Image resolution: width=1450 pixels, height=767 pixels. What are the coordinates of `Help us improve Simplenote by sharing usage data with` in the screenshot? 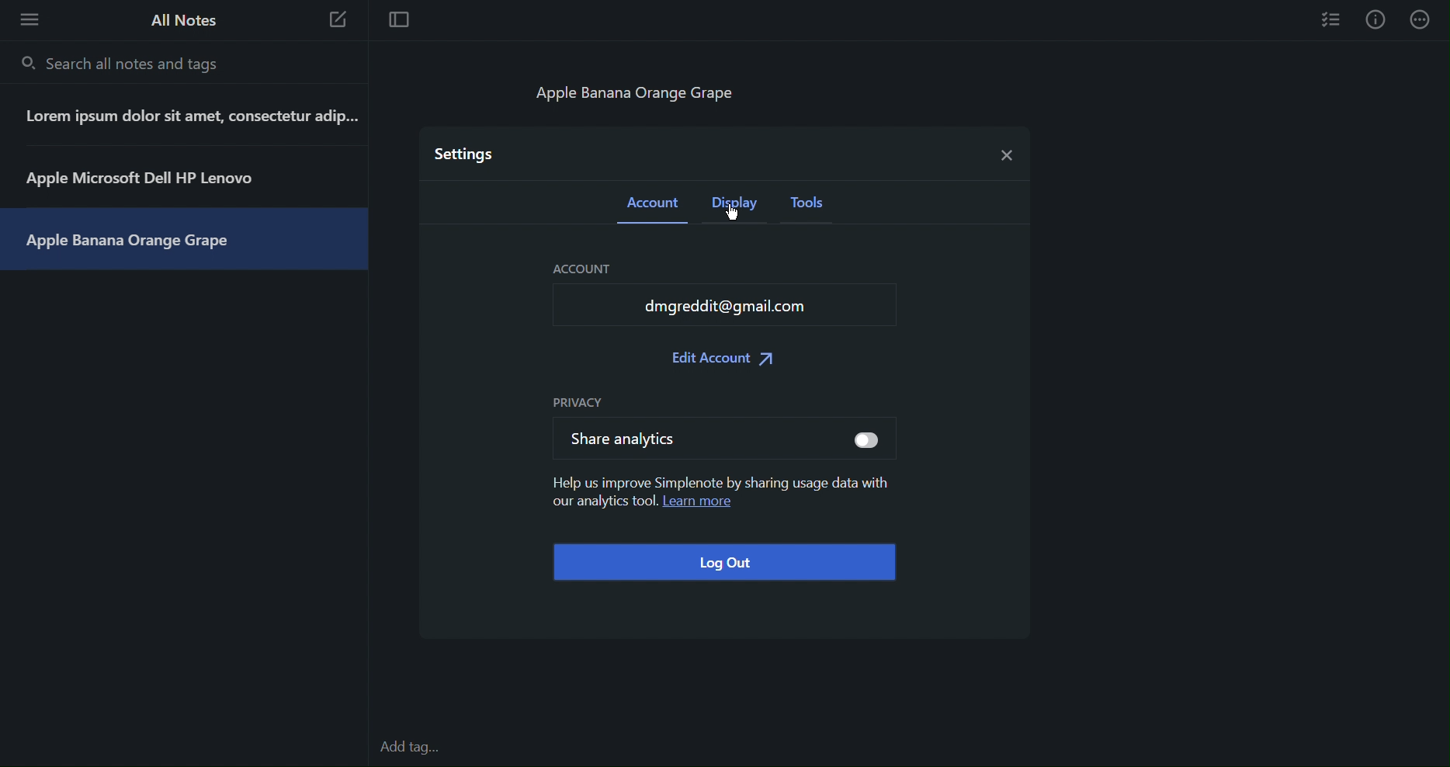 It's located at (719, 477).